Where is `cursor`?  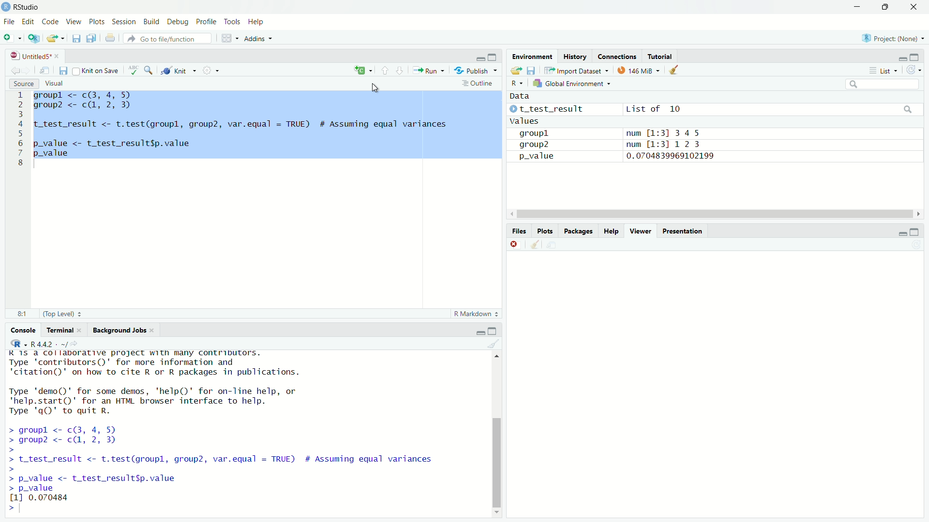 cursor is located at coordinates (375, 86).